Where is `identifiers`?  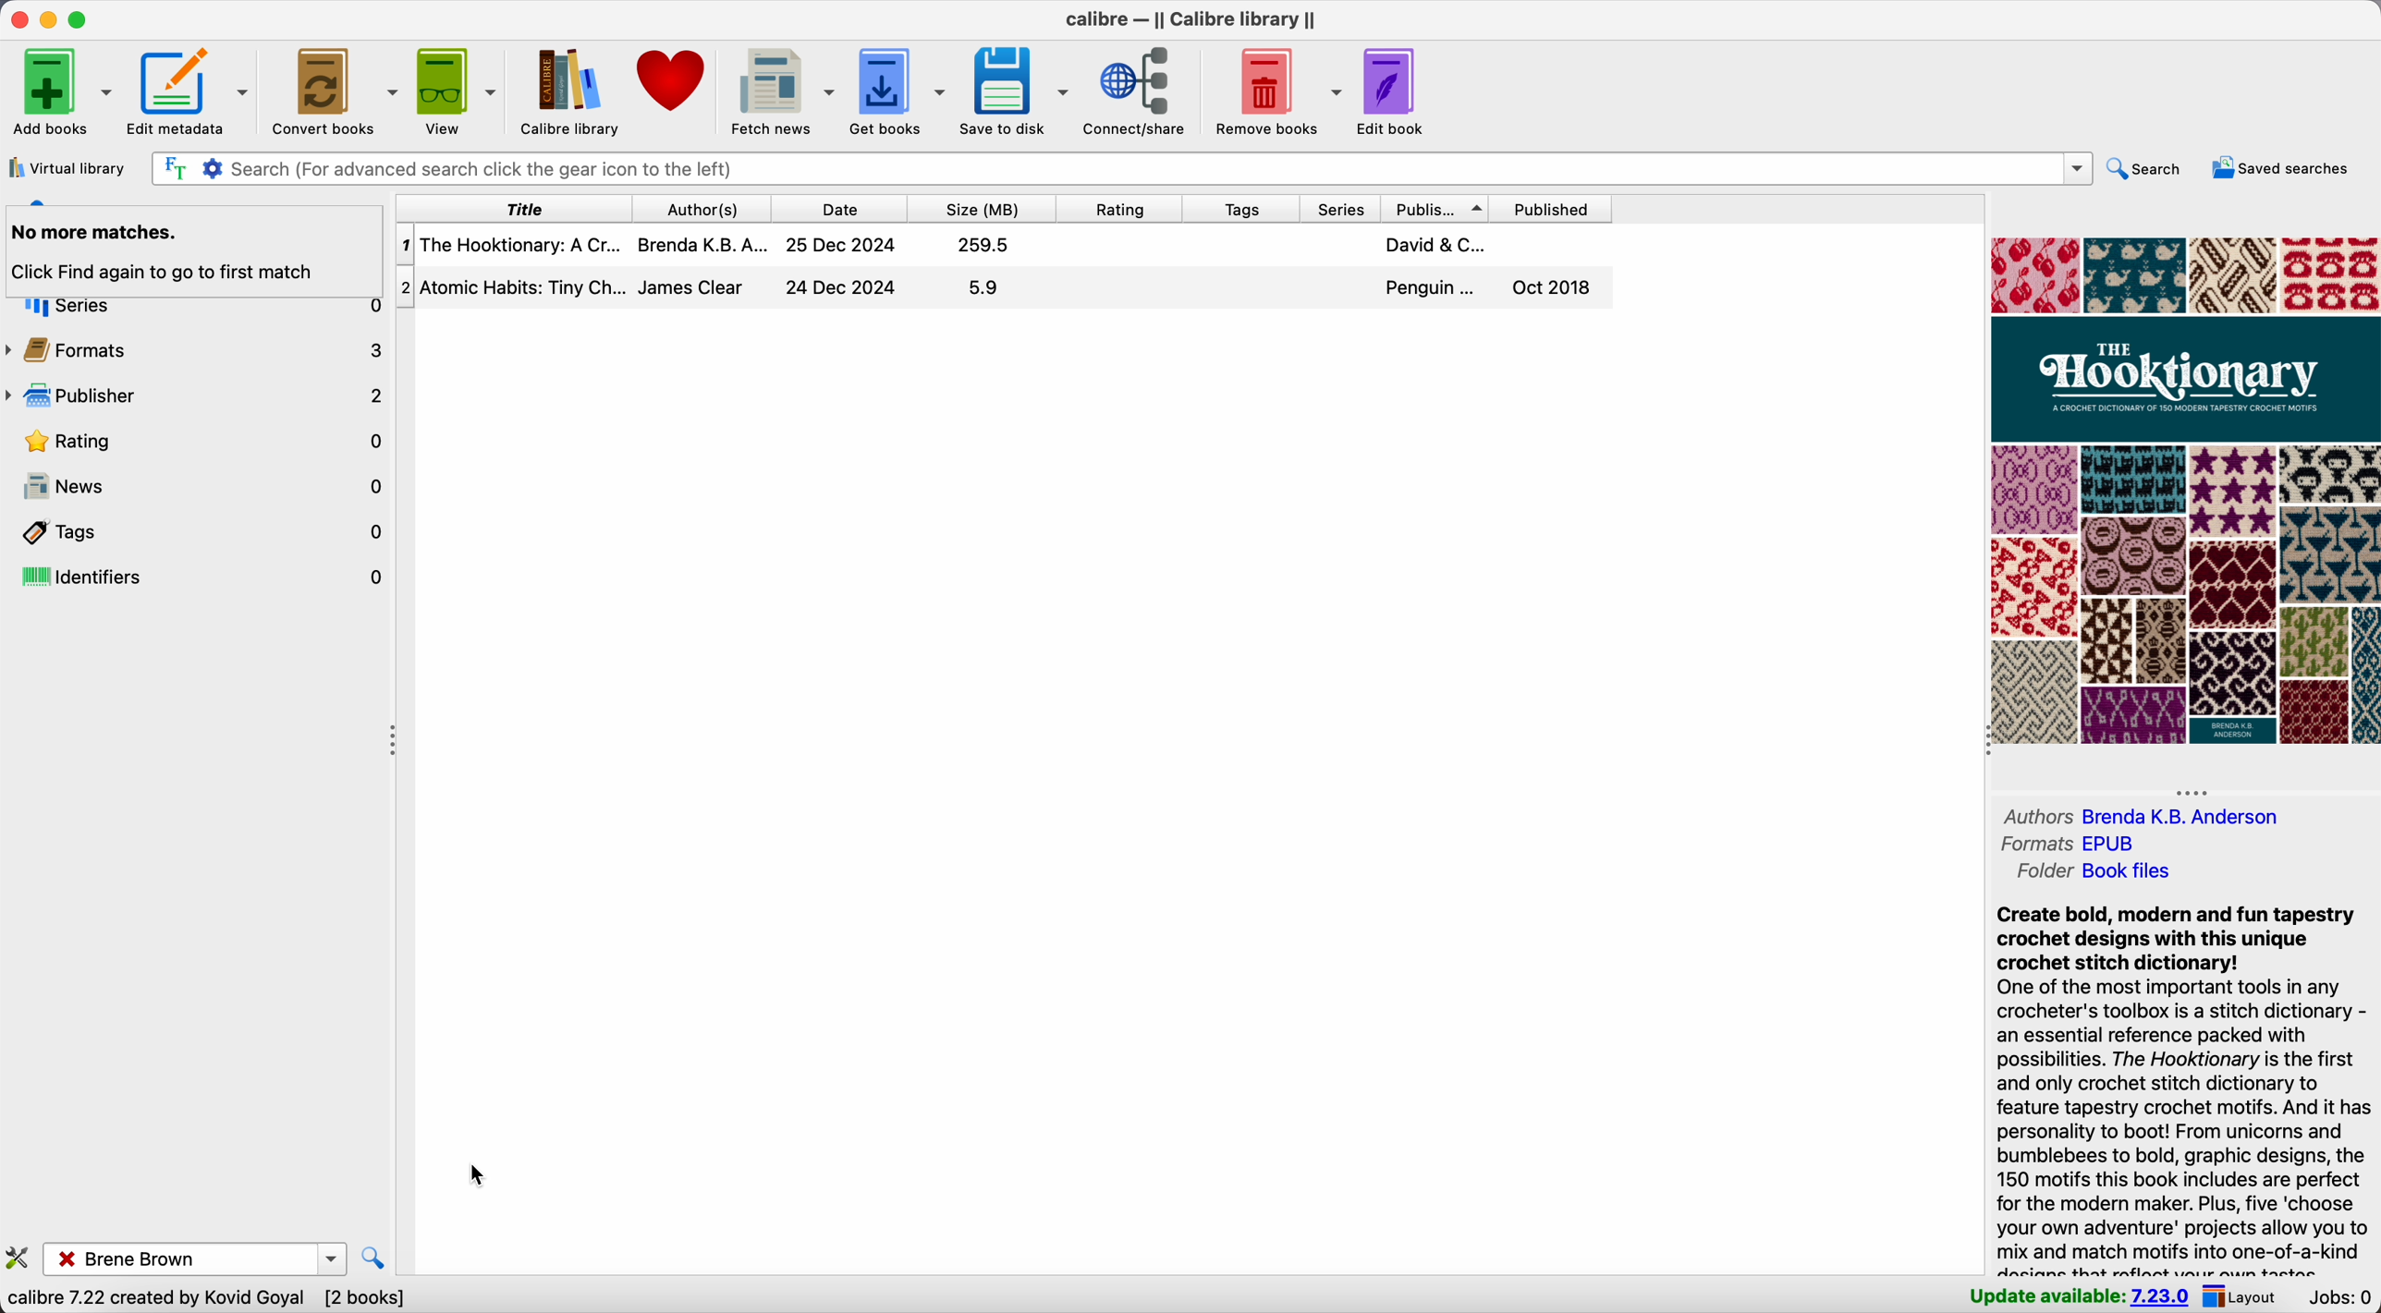
identifiers is located at coordinates (200, 575).